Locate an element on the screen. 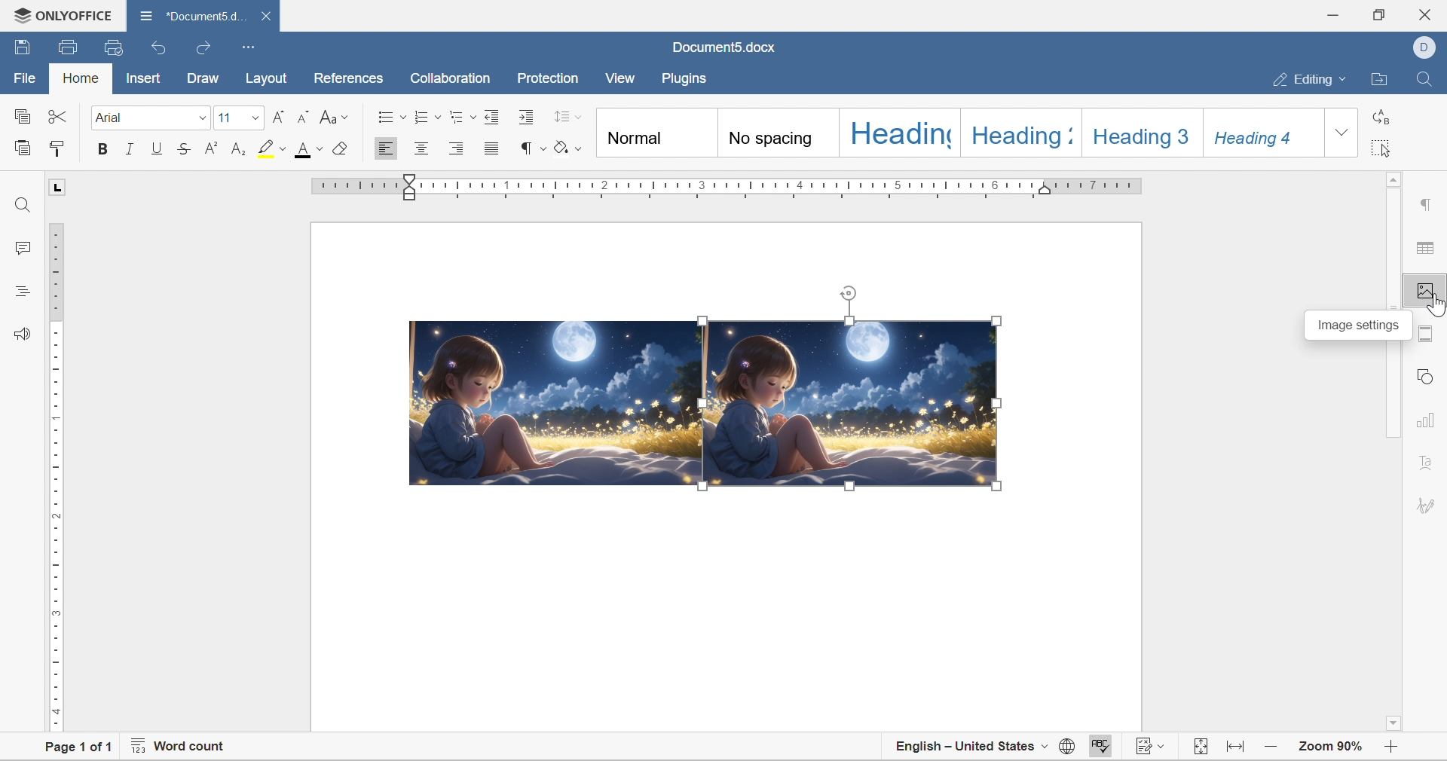  ONLYOFFICE is located at coordinates (63, 15).